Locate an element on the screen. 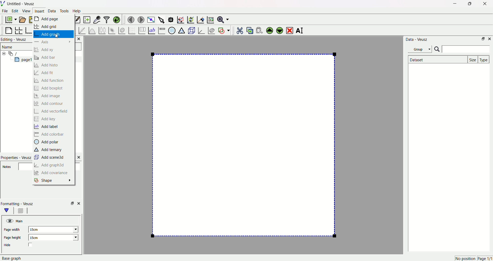  Close is located at coordinates (483, 4).